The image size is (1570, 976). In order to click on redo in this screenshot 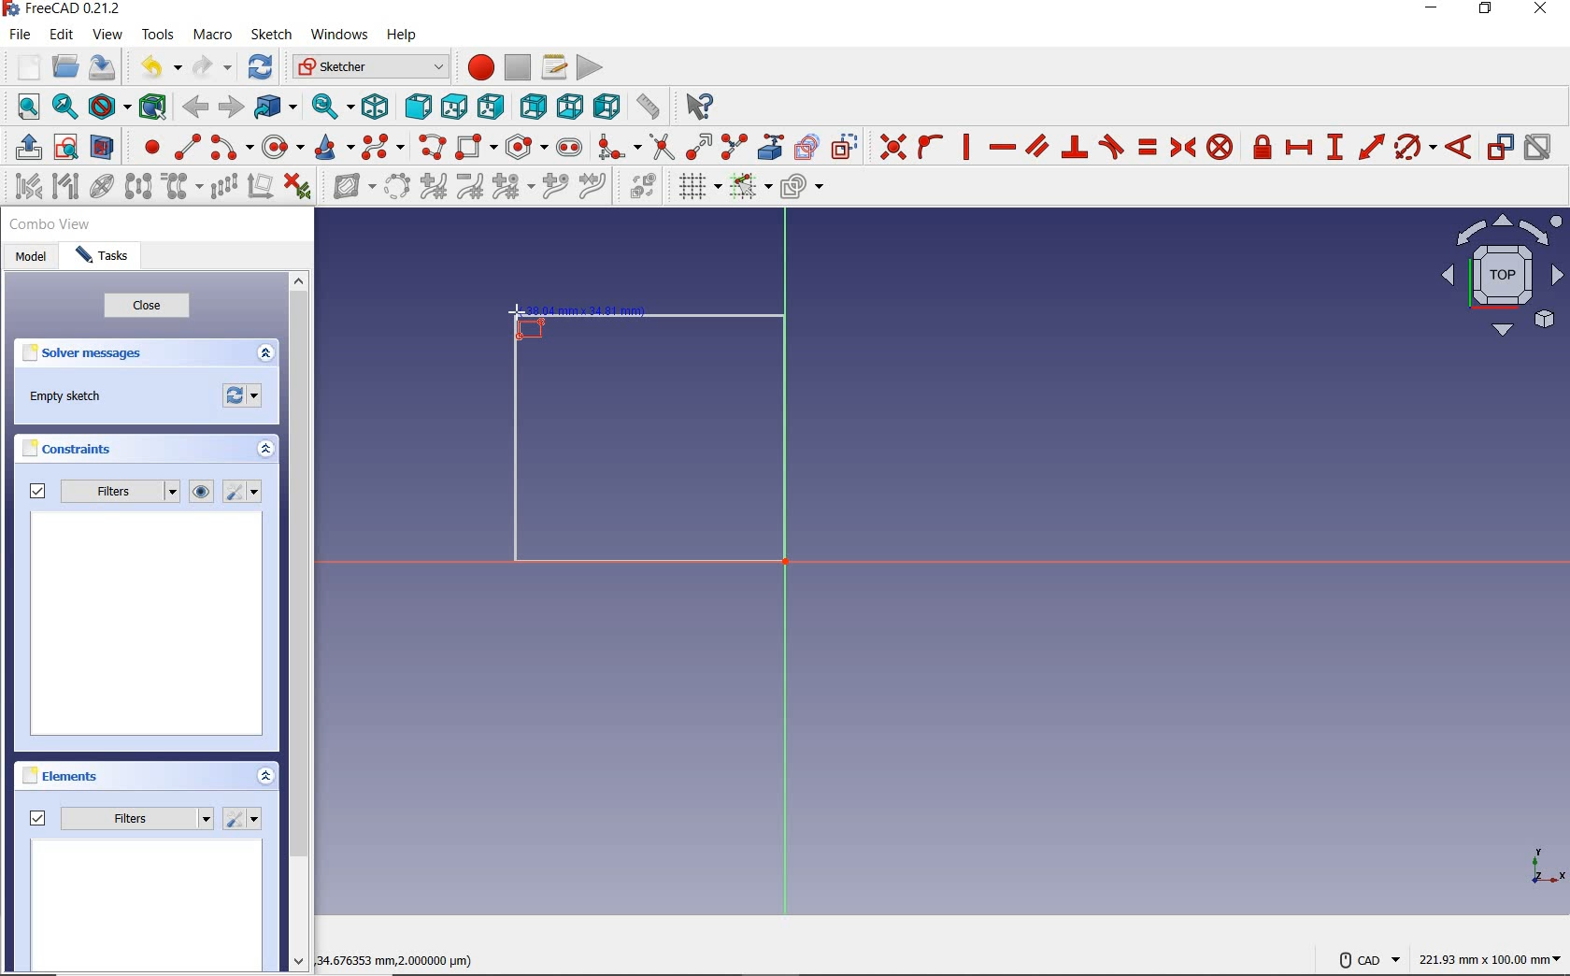, I will do `click(212, 67)`.